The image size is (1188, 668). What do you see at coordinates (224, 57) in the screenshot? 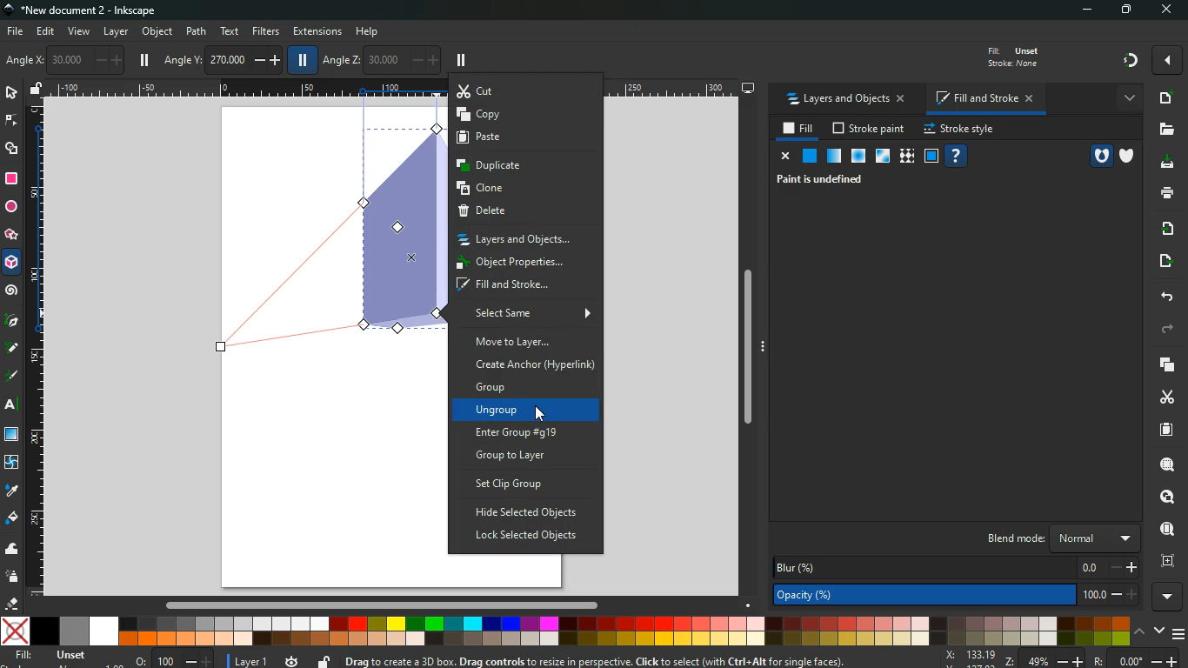
I see `angle y` at bounding box center [224, 57].